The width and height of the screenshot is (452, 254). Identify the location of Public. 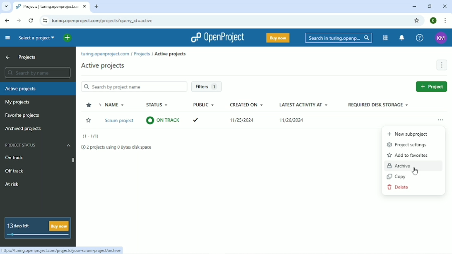
(204, 105).